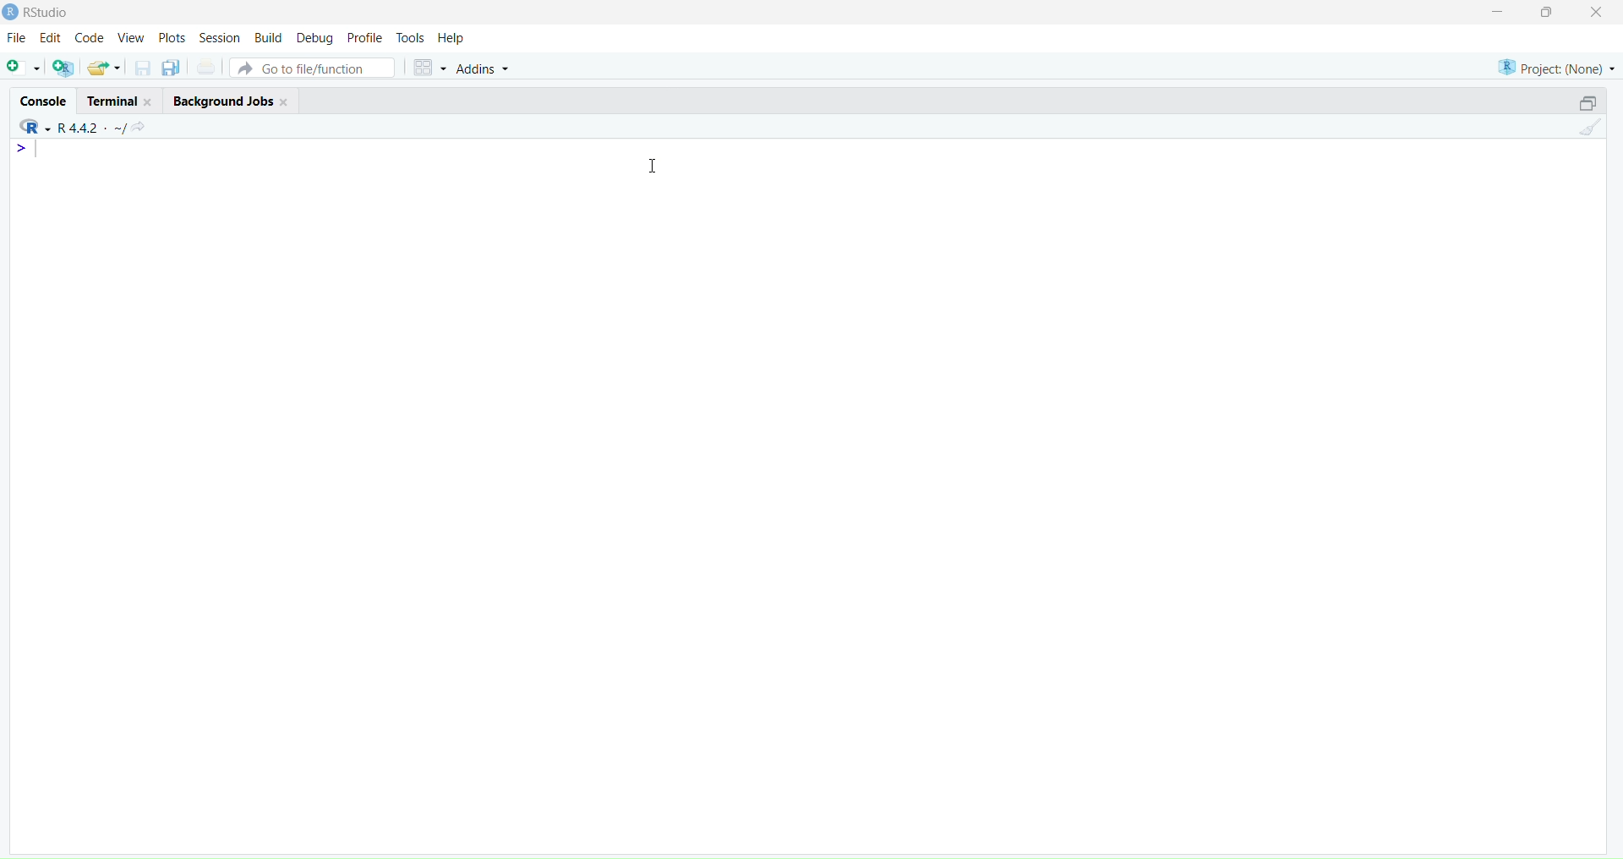  What do you see at coordinates (1594, 131) in the screenshot?
I see `clear` at bounding box center [1594, 131].